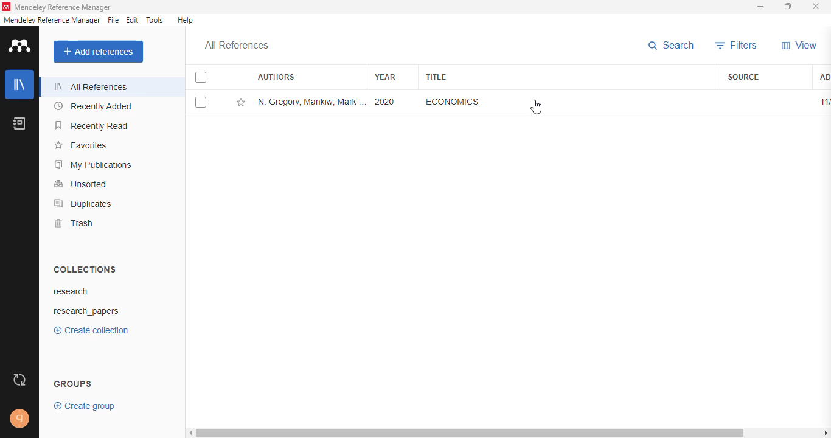 This screenshot has height=438, width=831. What do you see at coordinates (201, 78) in the screenshot?
I see `select` at bounding box center [201, 78].